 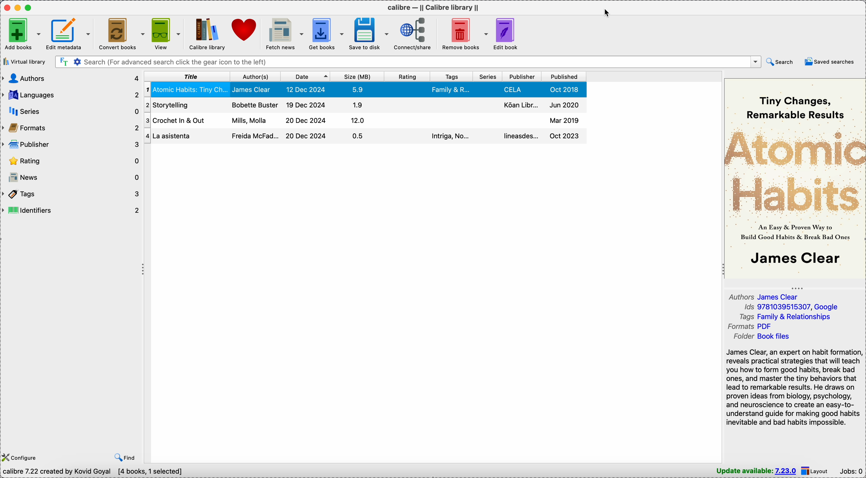 I want to click on book cover preview, so click(x=795, y=179).